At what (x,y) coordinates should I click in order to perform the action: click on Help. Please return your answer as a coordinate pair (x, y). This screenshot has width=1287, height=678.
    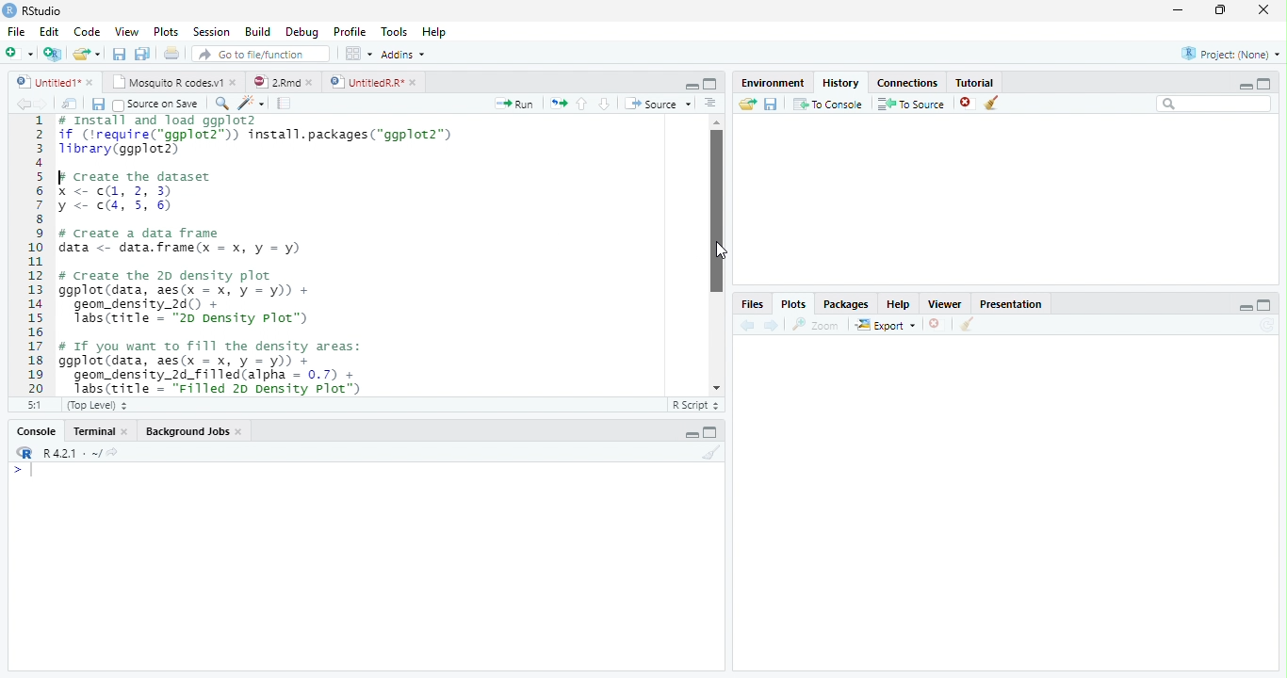
    Looking at the image, I should click on (898, 306).